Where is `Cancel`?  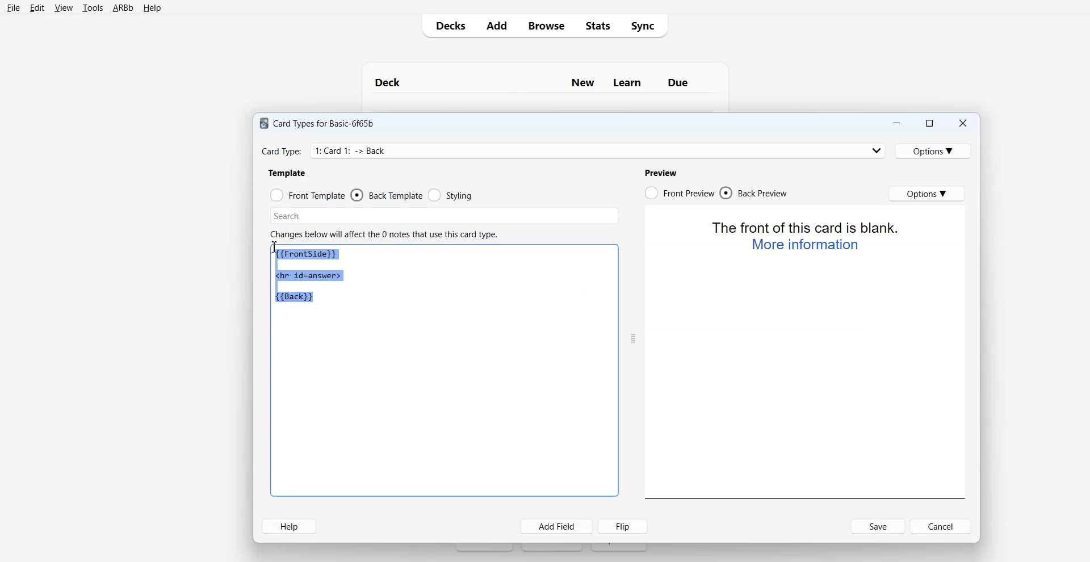 Cancel is located at coordinates (941, 526).